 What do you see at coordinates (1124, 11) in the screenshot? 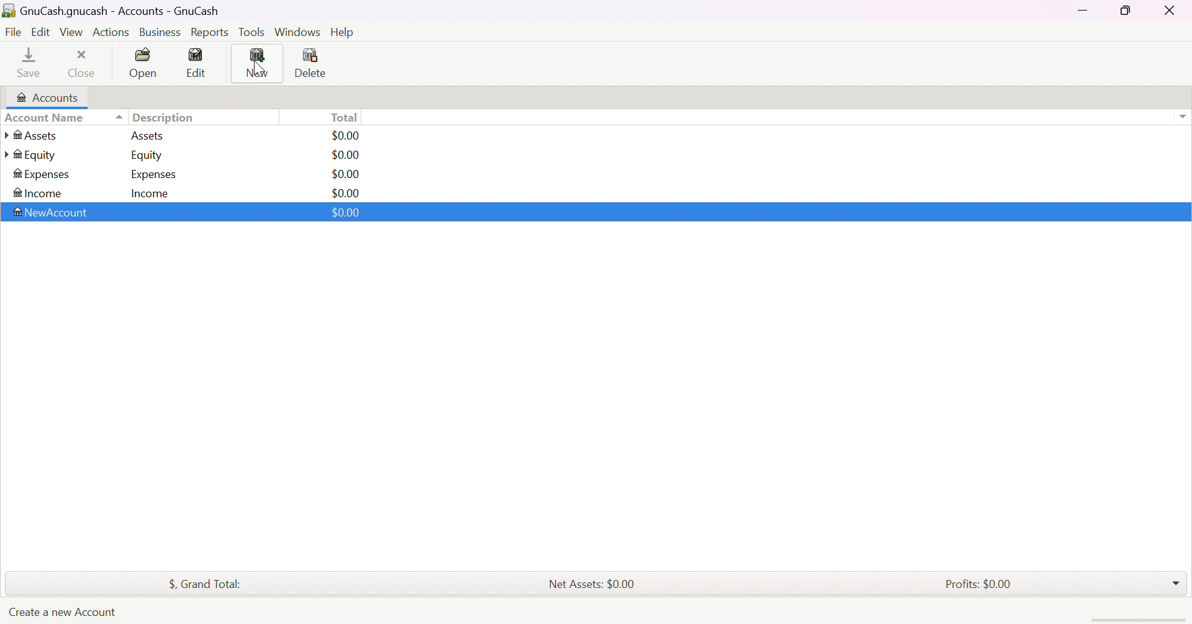
I see `Restore Down` at bounding box center [1124, 11].